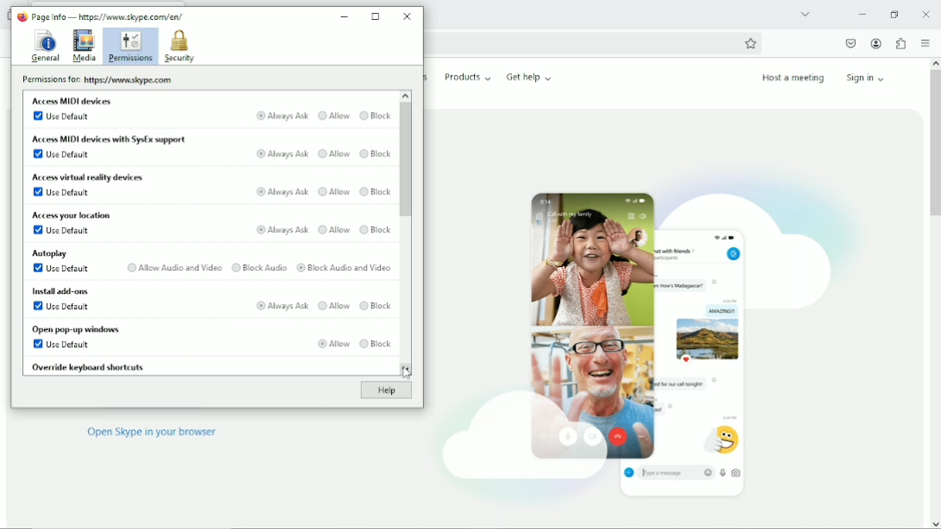 This screenshot has width=941, height=529. What do you see at coordinates (384, 391) in the screenshot?
I see `Help` at bounding box center [384, 391].